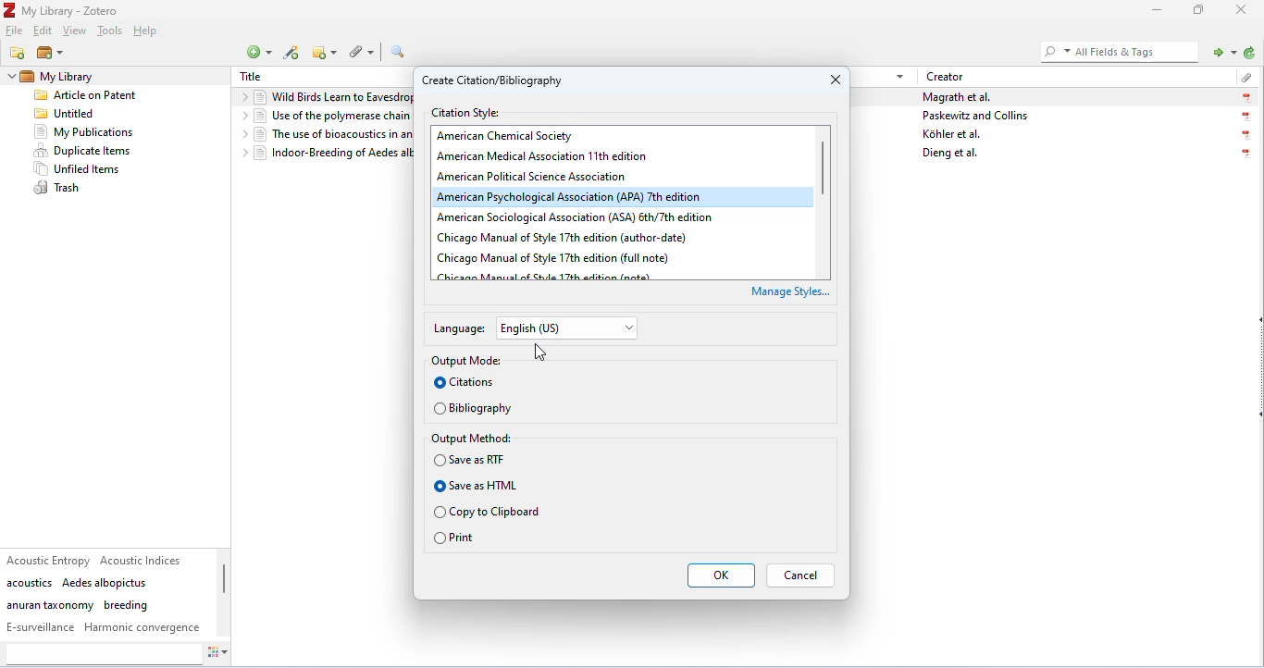 The height and width of the screenshot is (668, 1264). I want to click on american chemical society, so click(514, 136).